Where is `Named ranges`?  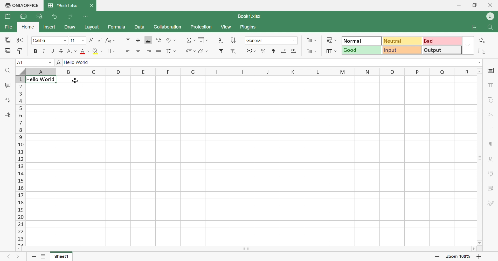
Named ranges is located at coordinates (191, 52).